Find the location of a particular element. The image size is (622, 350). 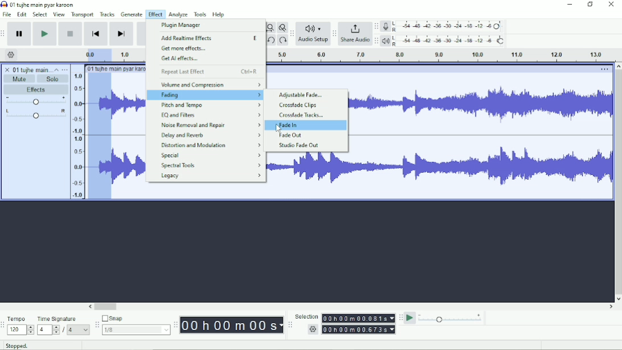

Audacity recording meter toolbar is located at coordinates (376, 27).